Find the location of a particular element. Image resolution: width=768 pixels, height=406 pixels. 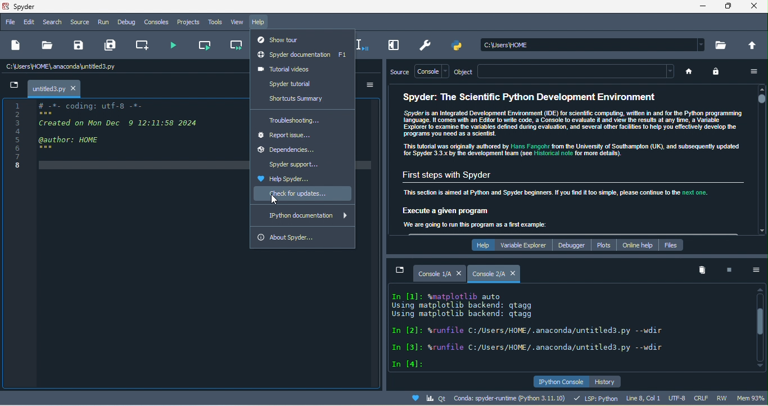

text is located at coordinates (549, 328).